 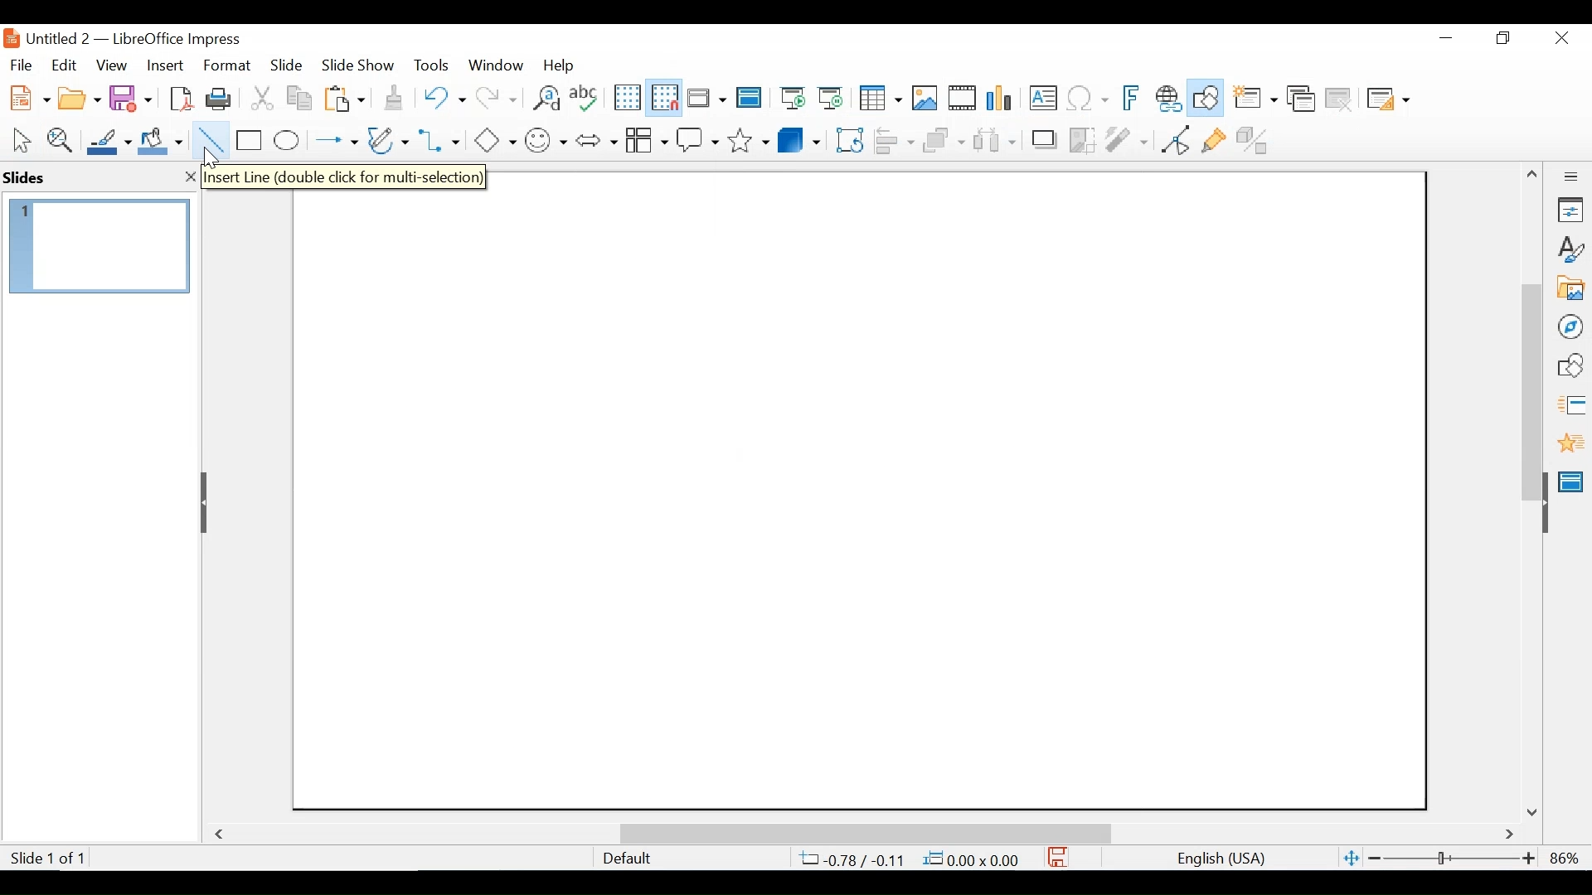 What do you see at coordinates (1450, 857) in the screenshot?
I see `Zoom Slider` at bounding box center [1450, 857].